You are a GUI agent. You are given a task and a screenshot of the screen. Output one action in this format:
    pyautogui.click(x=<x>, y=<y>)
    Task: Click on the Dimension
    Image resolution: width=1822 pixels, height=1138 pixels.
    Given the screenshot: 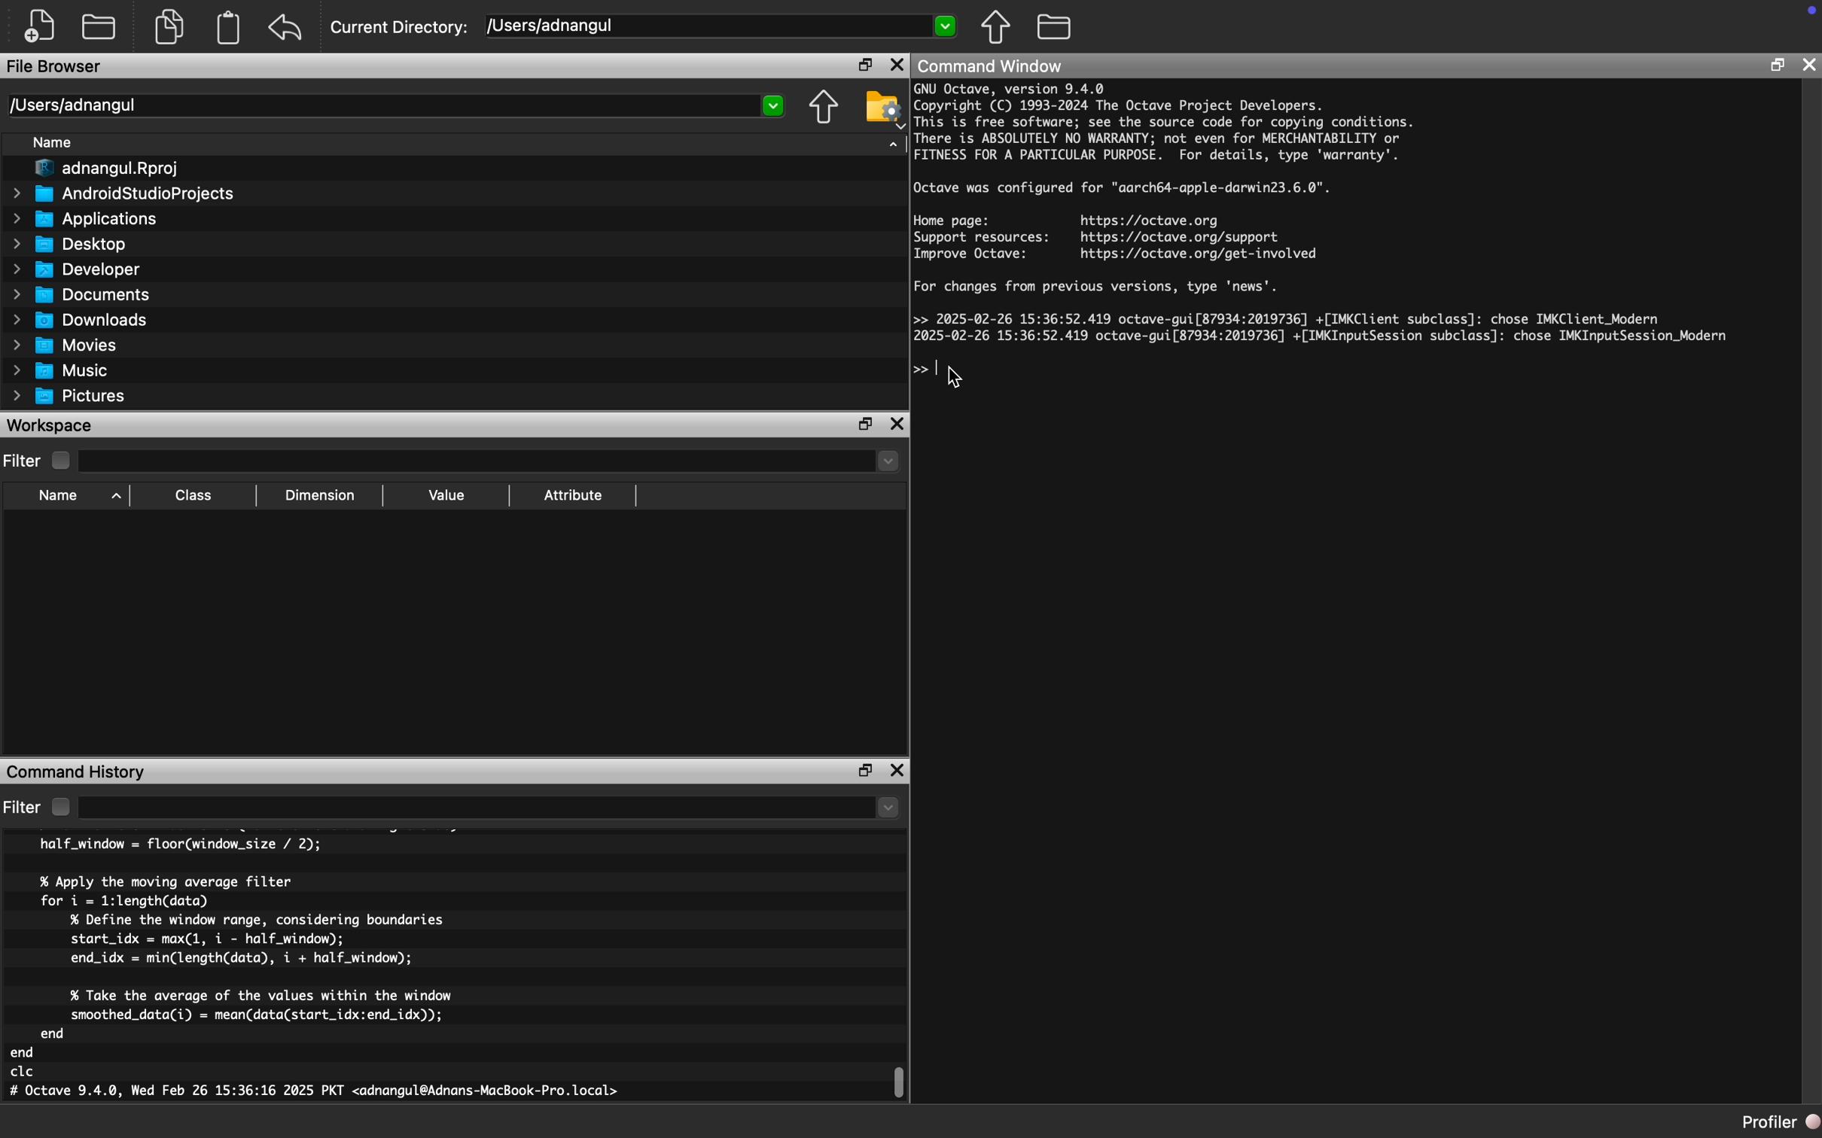 What is the action you would take?
    pyautogui.click(x=321, y=496)
    